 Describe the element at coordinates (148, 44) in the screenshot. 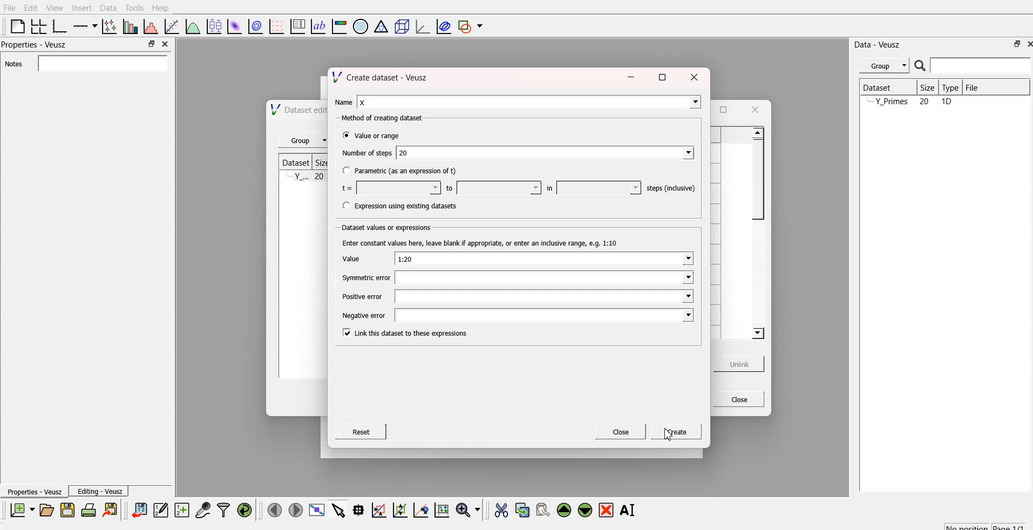

I see `maximize` at that location.